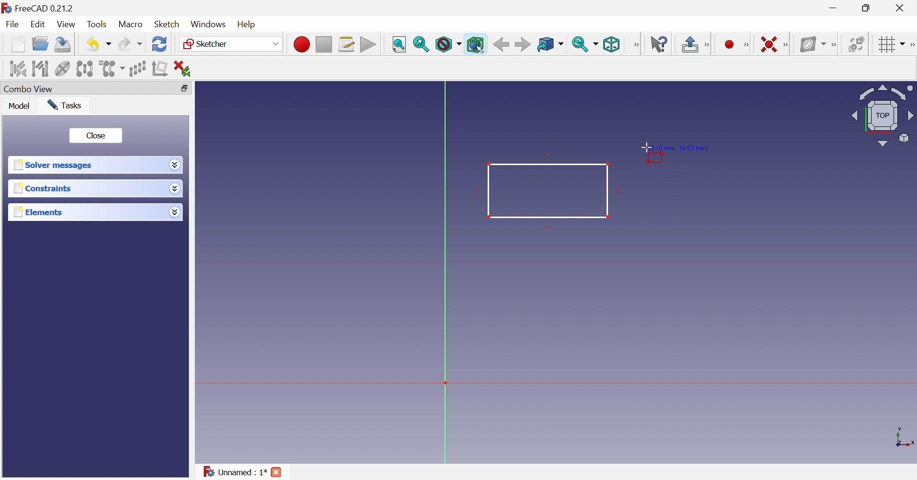 This screenshot has height=480, width=917. What do you see at coordinates (768, 44) in the screenshot?
I see `Constrain coincident` at bounding box center [768, 44].